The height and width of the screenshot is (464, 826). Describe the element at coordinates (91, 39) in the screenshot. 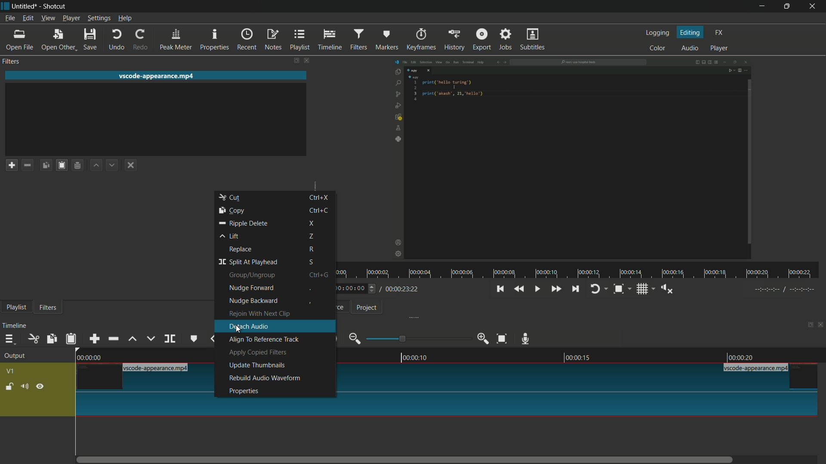

I see `save` at that location.